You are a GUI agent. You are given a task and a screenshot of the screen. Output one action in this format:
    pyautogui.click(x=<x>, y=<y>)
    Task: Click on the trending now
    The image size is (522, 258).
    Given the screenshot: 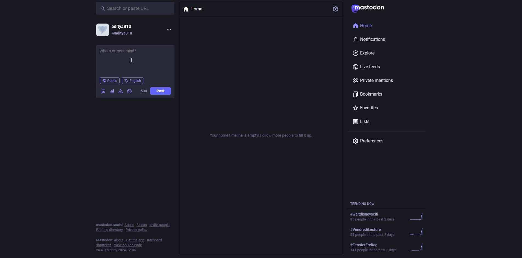 What is the action you would take?
    pyautogui.click(x=365, y=203)
    